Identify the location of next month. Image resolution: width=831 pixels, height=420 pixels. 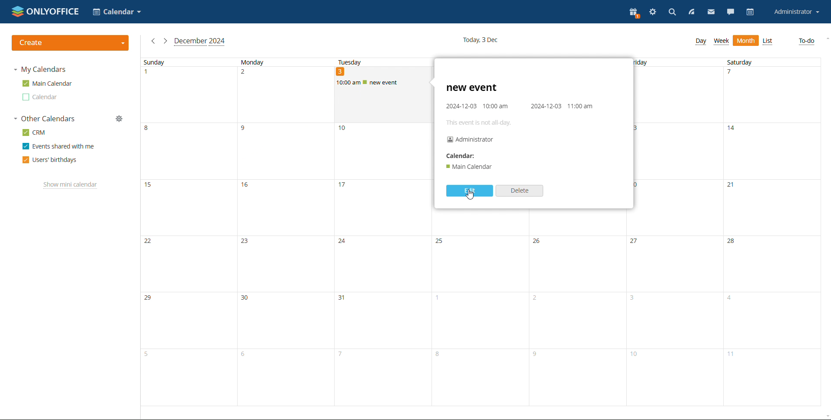
(165, 41).